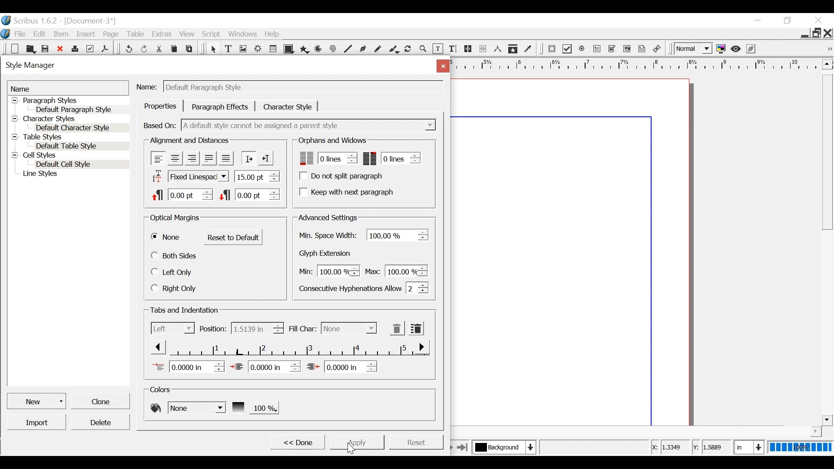  I want to click on Text Annotation, so click(642, 49).